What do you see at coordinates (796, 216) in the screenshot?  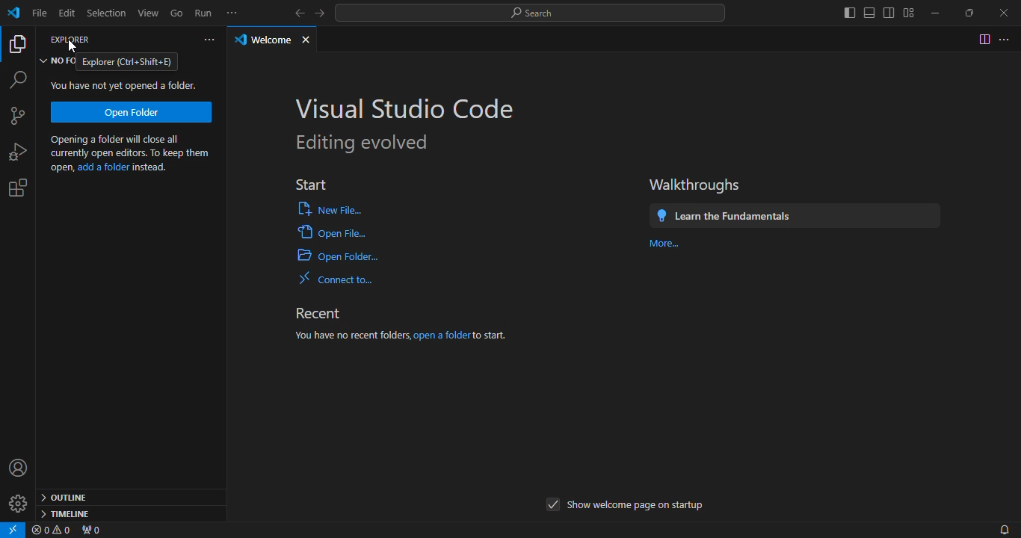 I see `Learn the Fundamentals` at bounding box center [796, 216].